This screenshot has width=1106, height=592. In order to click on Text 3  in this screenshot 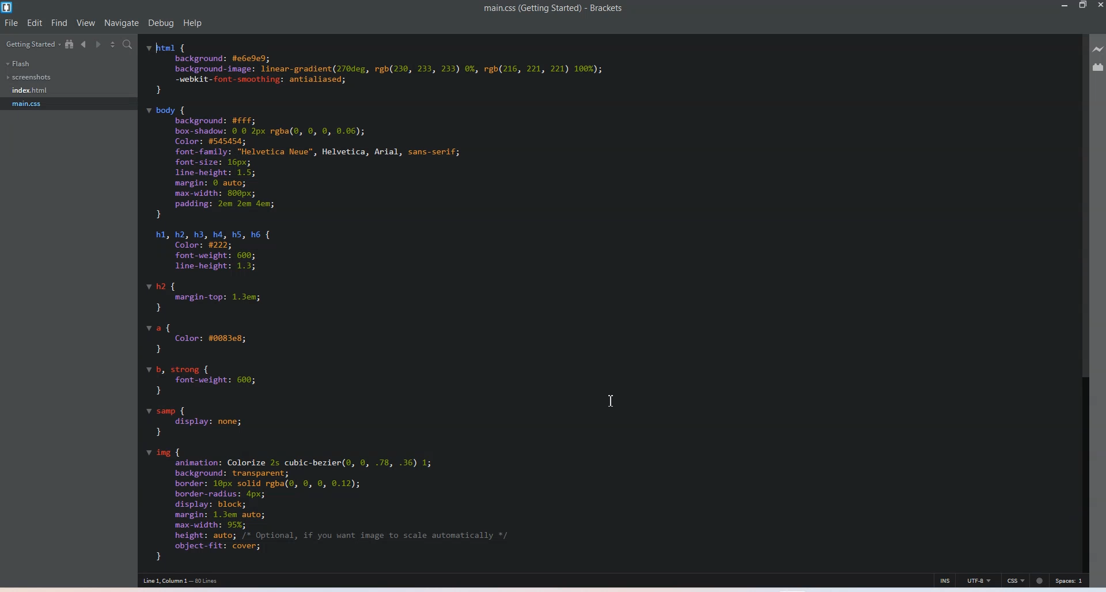, I will do `click(185, 580)`.